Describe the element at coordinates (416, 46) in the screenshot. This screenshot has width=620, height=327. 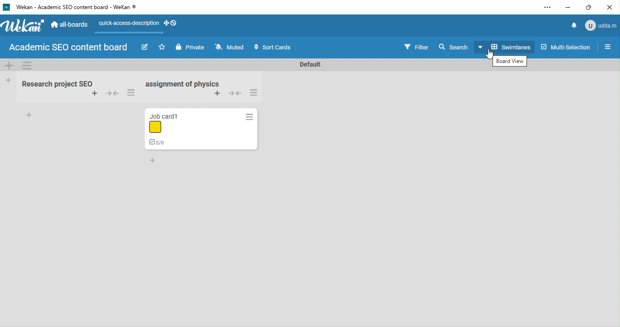
I see `filter` at that location.